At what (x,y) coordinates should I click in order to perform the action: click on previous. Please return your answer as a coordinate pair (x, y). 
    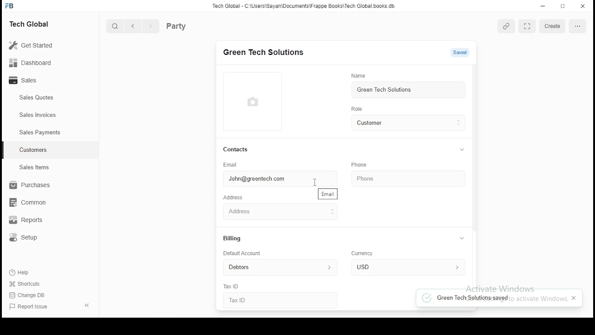
    Looking at the image, I should click on (133, 26).